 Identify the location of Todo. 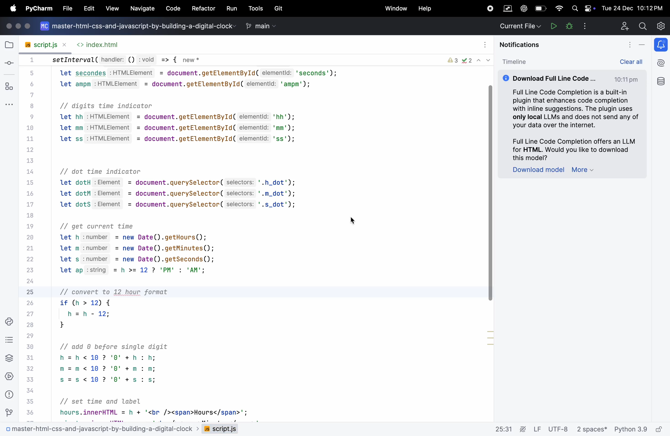
(8, 341).